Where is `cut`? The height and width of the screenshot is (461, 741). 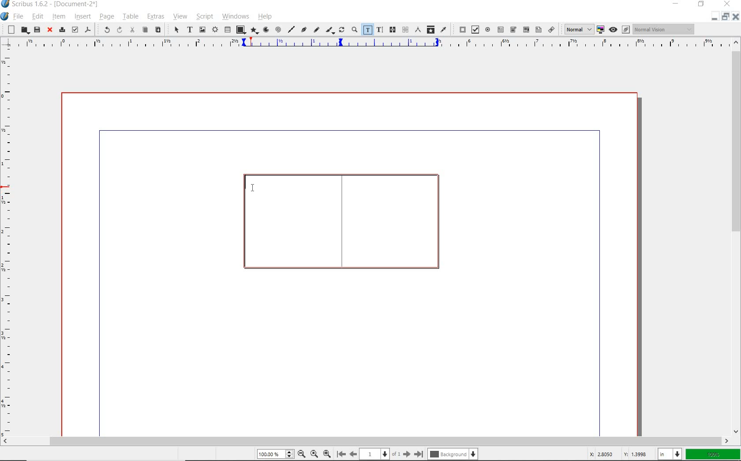
cut is located at coordinates (131, 30).